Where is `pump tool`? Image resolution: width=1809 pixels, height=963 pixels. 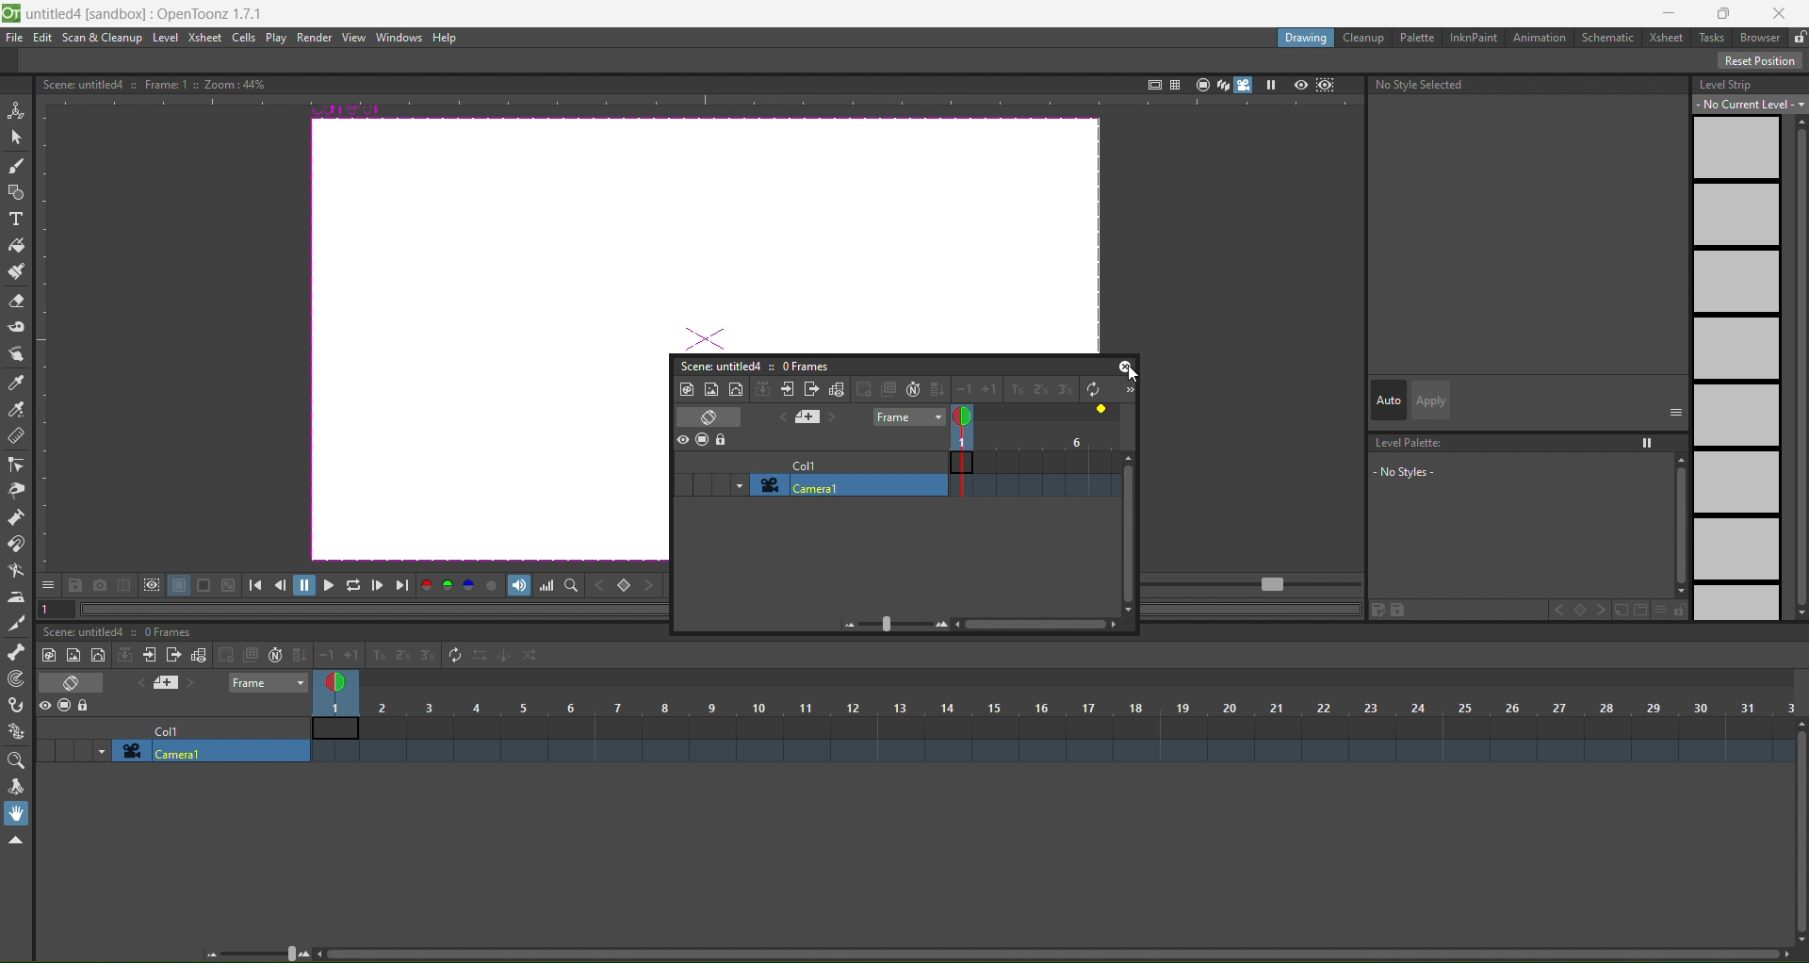
pump tool is located at coordinates (18, 516).